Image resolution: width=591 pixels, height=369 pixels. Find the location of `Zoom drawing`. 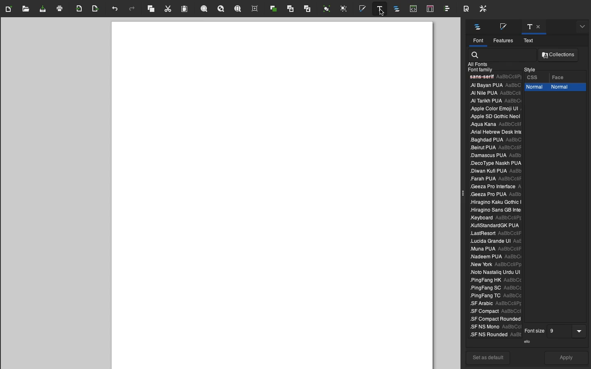

Zoom drawing is located at coordinates (222, 9).